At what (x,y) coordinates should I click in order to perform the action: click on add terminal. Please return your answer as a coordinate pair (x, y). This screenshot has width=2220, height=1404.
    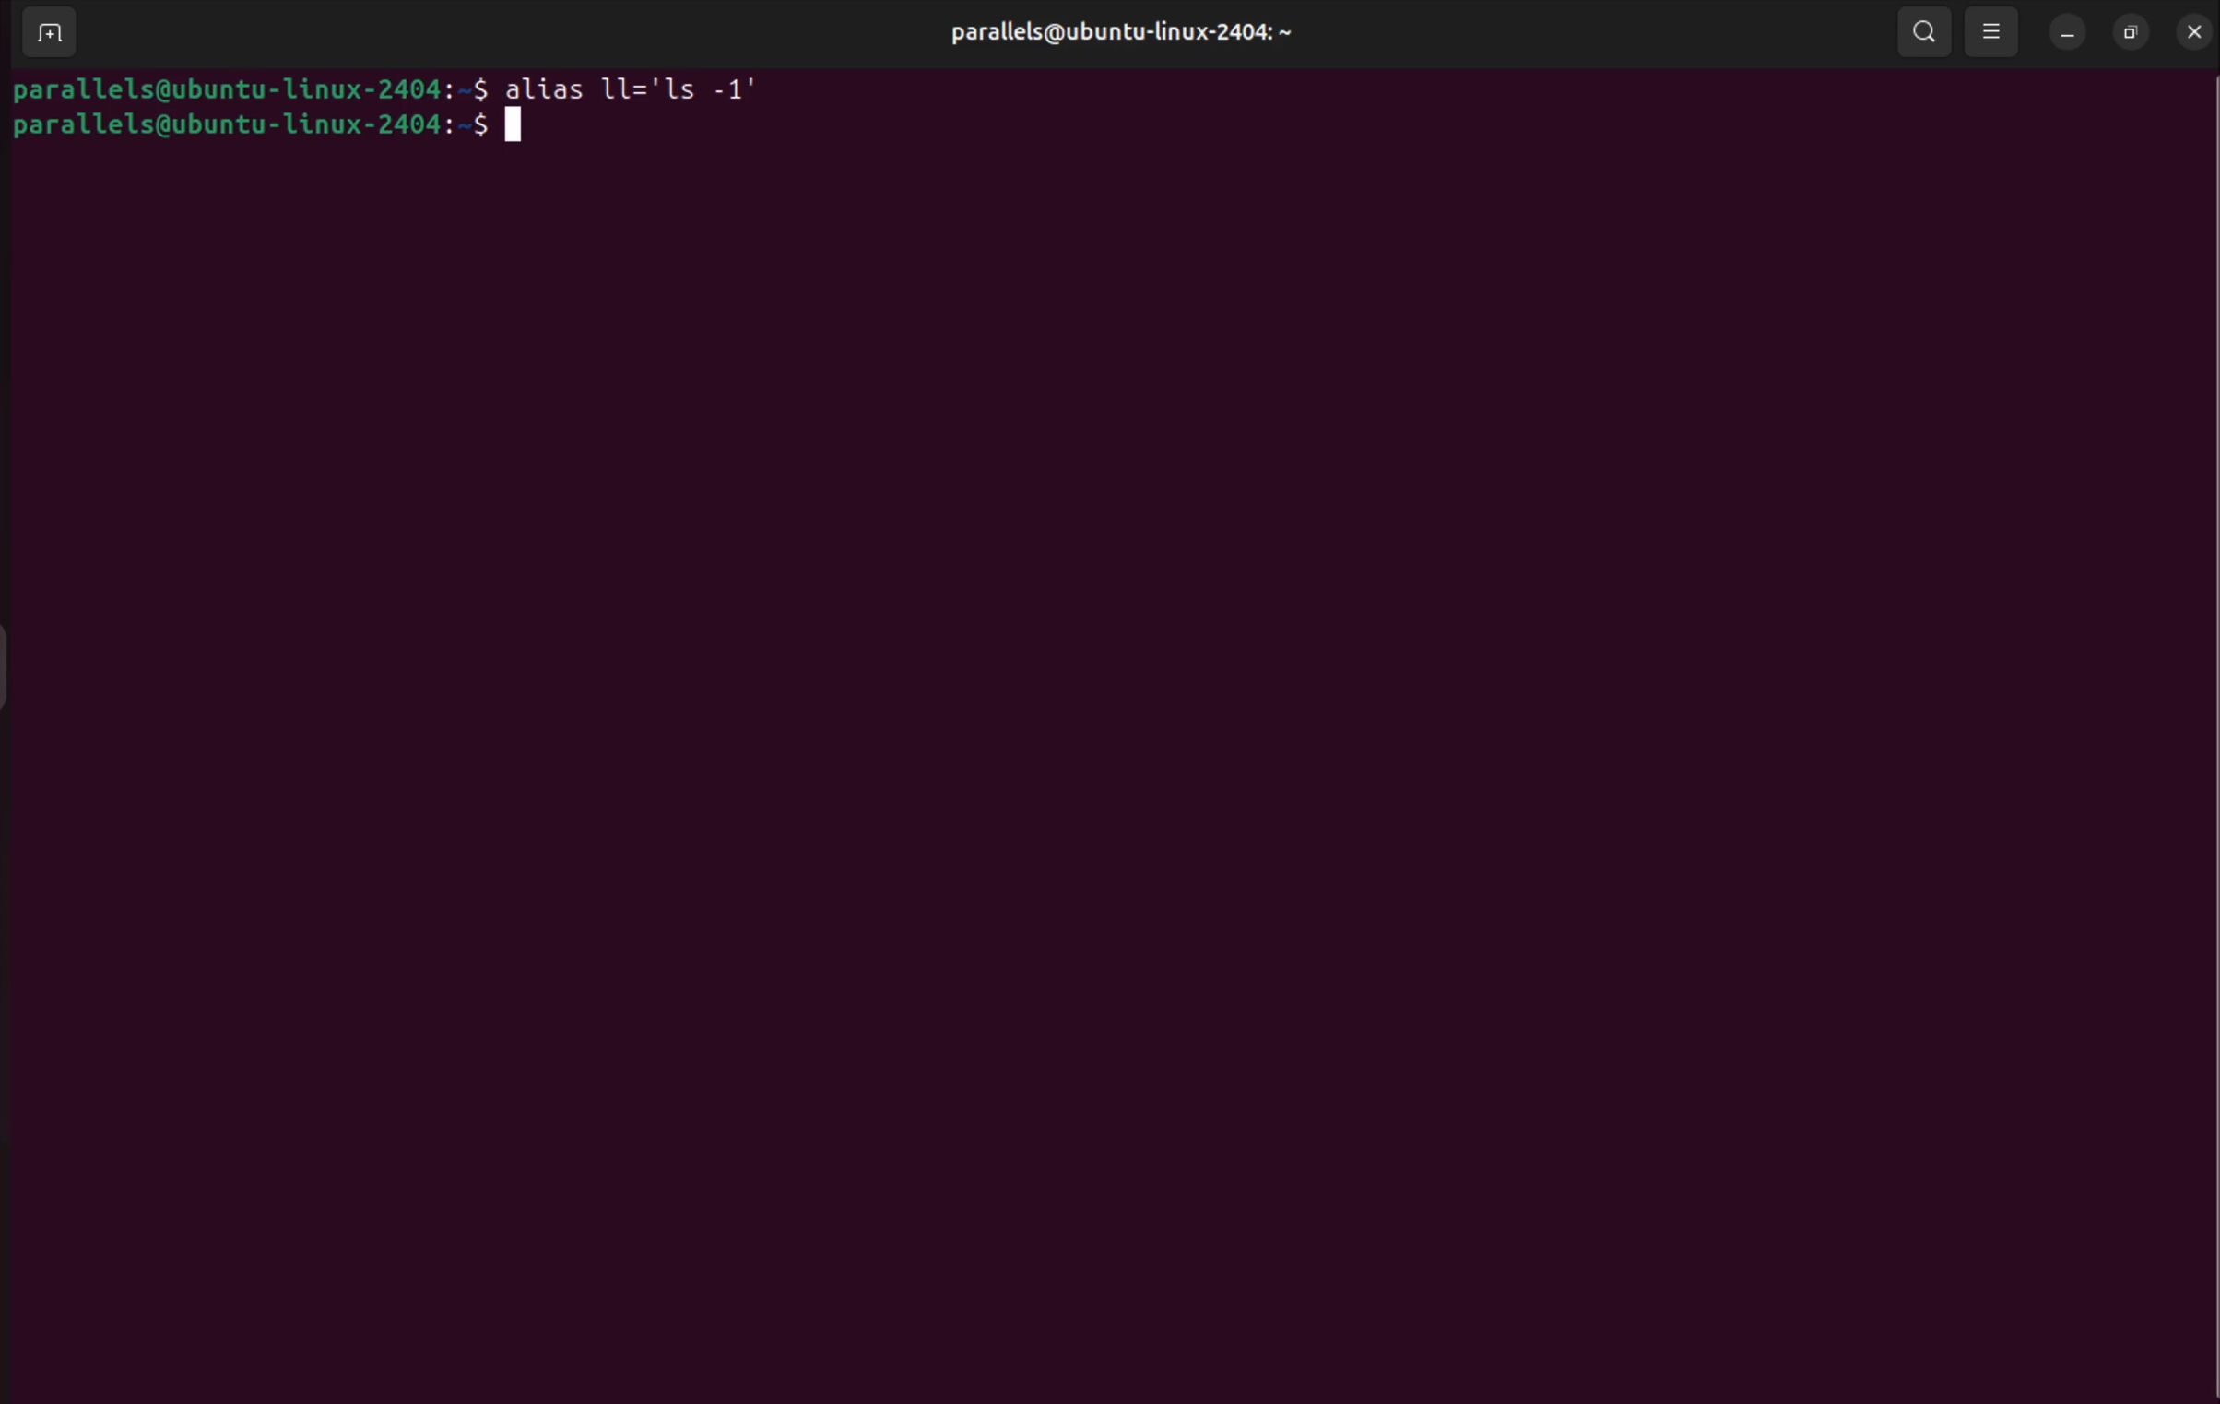
    Looking at the image, I should click on (48, 35).